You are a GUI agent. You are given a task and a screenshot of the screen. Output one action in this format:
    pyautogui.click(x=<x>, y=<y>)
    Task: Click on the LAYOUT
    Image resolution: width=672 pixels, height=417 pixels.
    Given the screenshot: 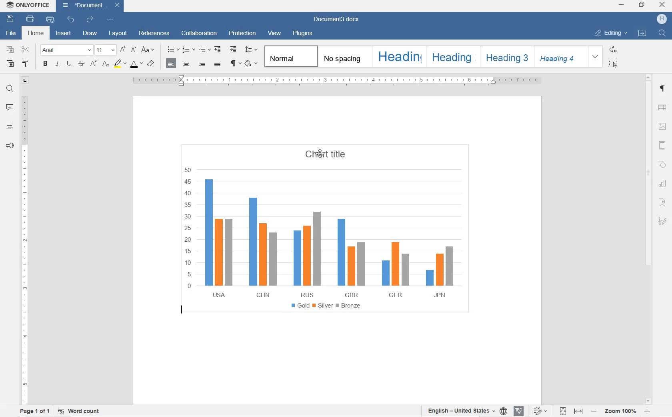 What is the action you would take?
    pyautogui.click(x=118, y=33)
    